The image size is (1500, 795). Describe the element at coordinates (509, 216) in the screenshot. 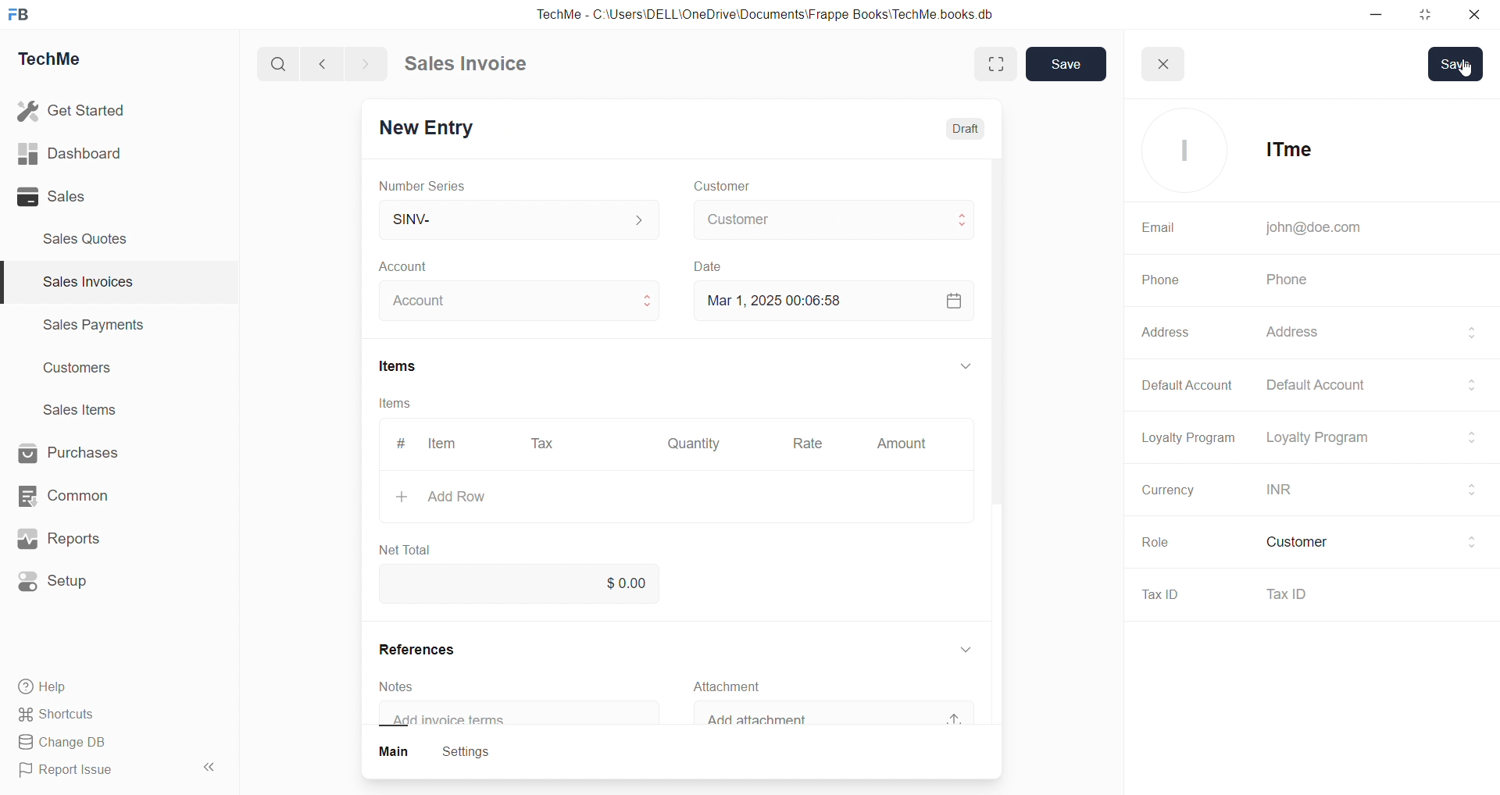

I see `SINV-` at that location.